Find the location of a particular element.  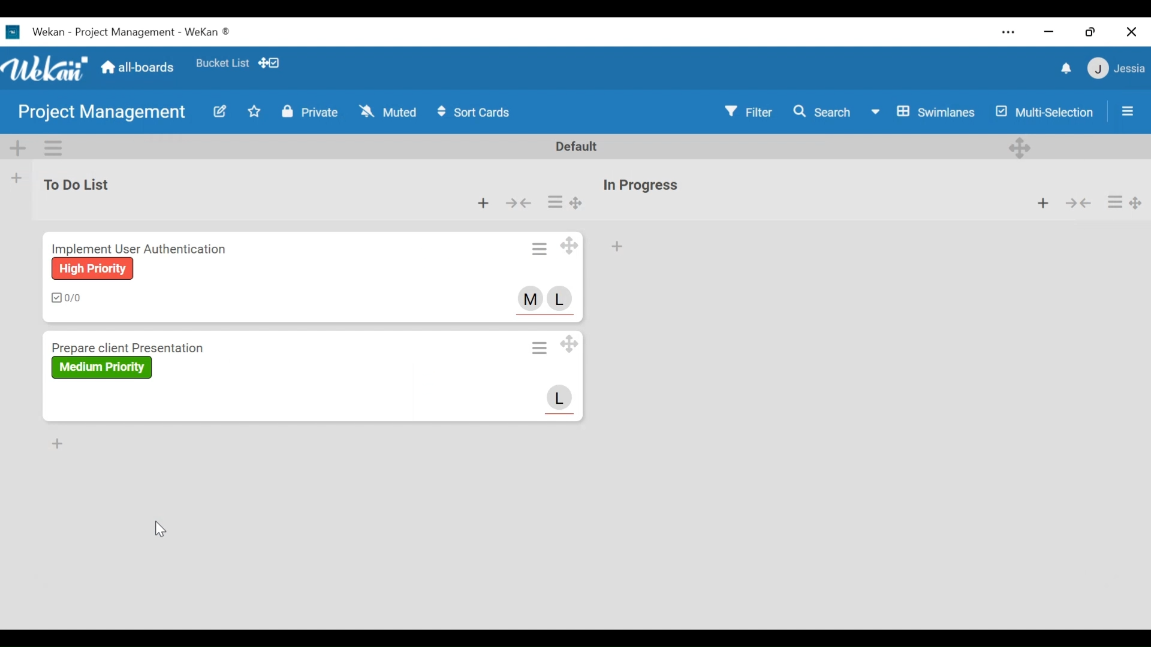

Board Title is located at coordinates (128, 31).